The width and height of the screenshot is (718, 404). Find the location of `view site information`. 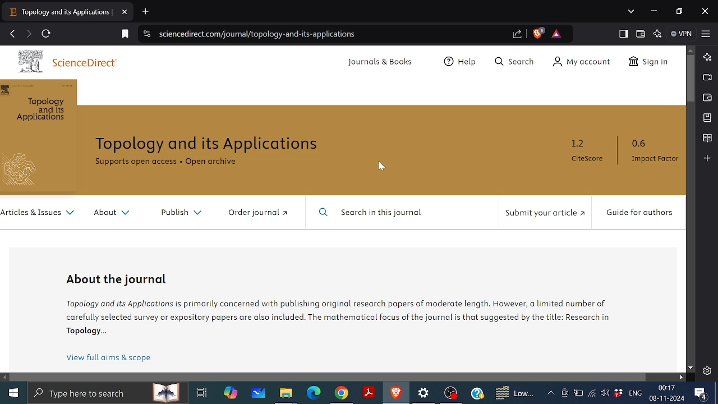

view site information is located at coordinates (146, 34).